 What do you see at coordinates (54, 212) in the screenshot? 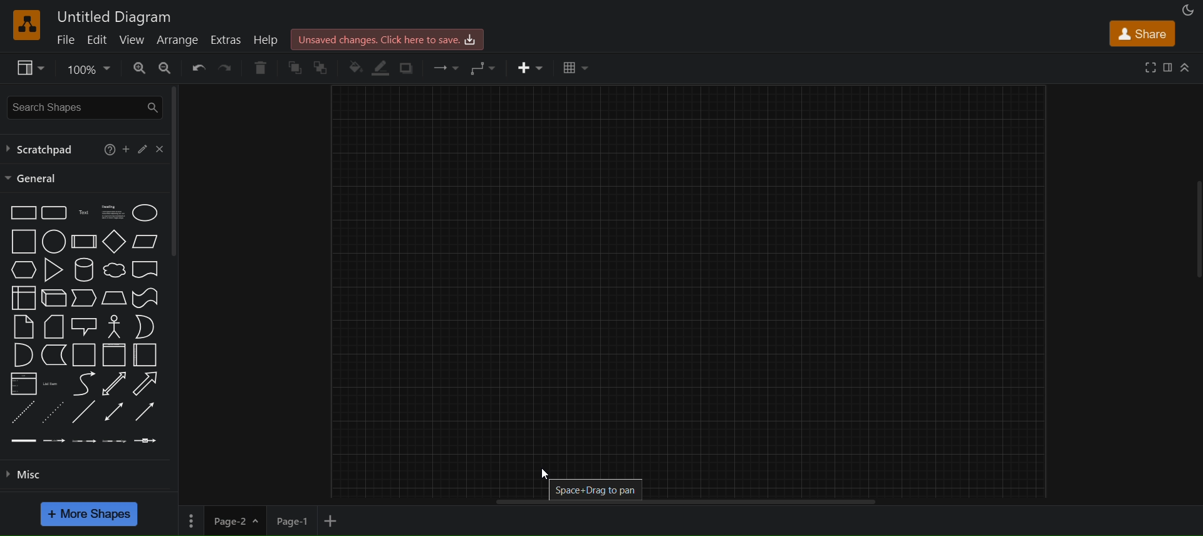
I see `rounded rectangle` at bounding box center [54, 212].